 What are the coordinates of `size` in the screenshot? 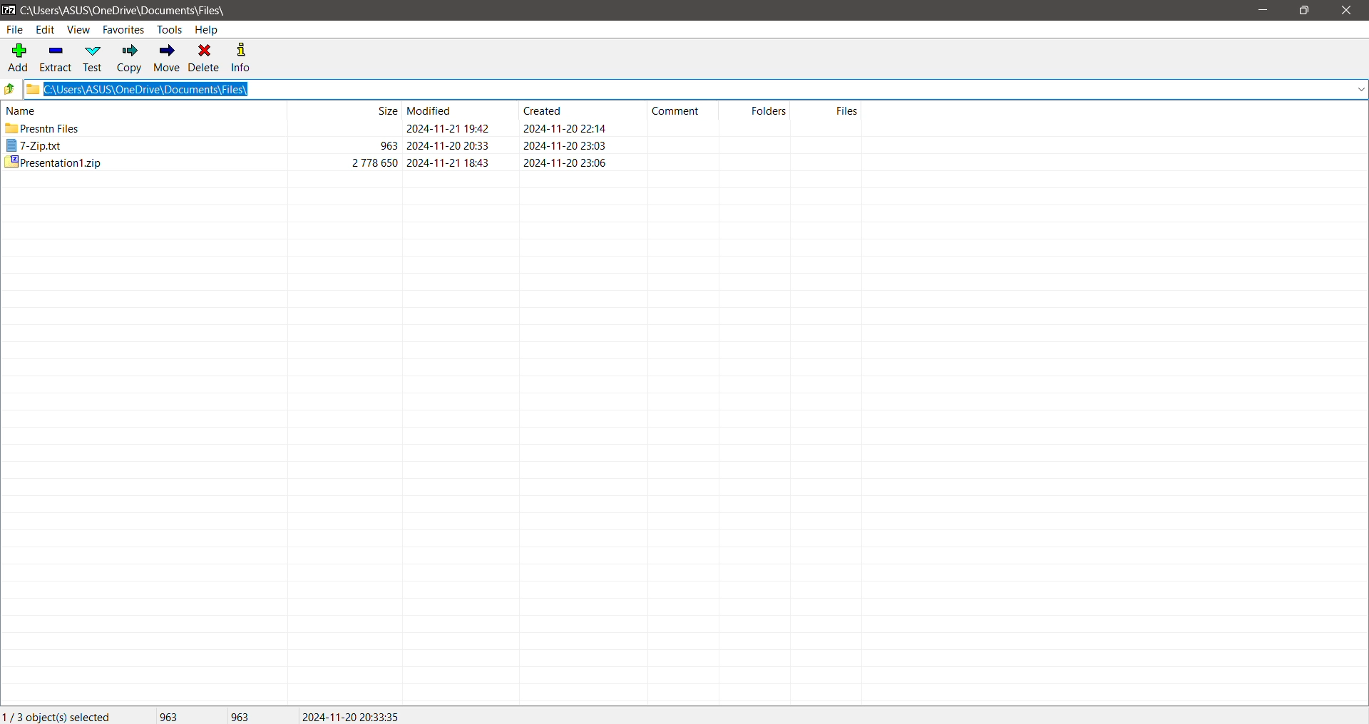 It's located at (387, 110).